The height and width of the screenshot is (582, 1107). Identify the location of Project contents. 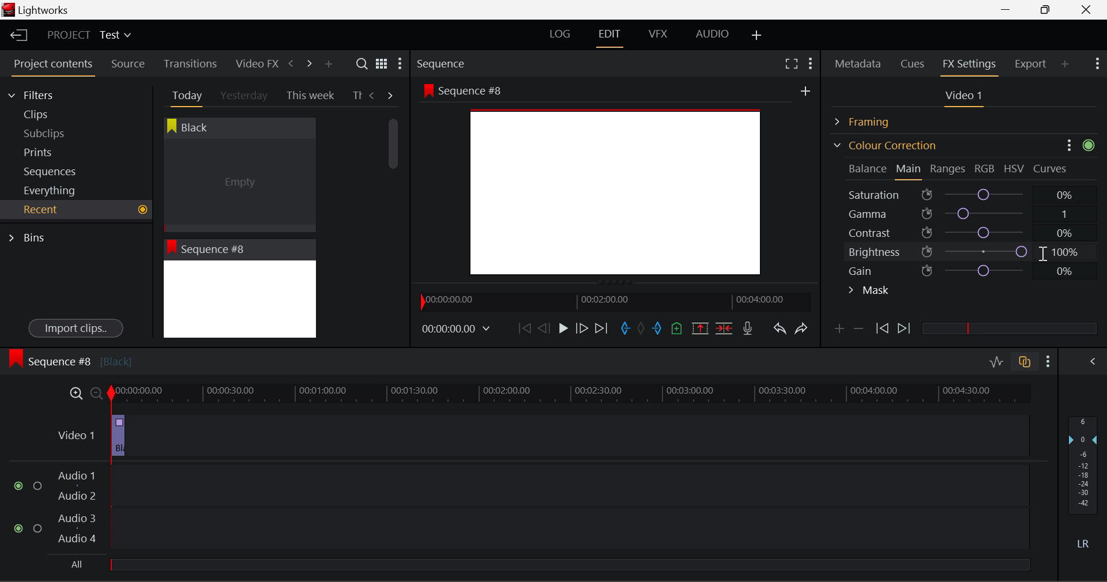
(52, 66).